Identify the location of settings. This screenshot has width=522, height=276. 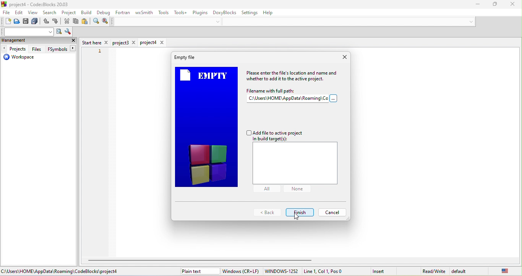
(251, 12).